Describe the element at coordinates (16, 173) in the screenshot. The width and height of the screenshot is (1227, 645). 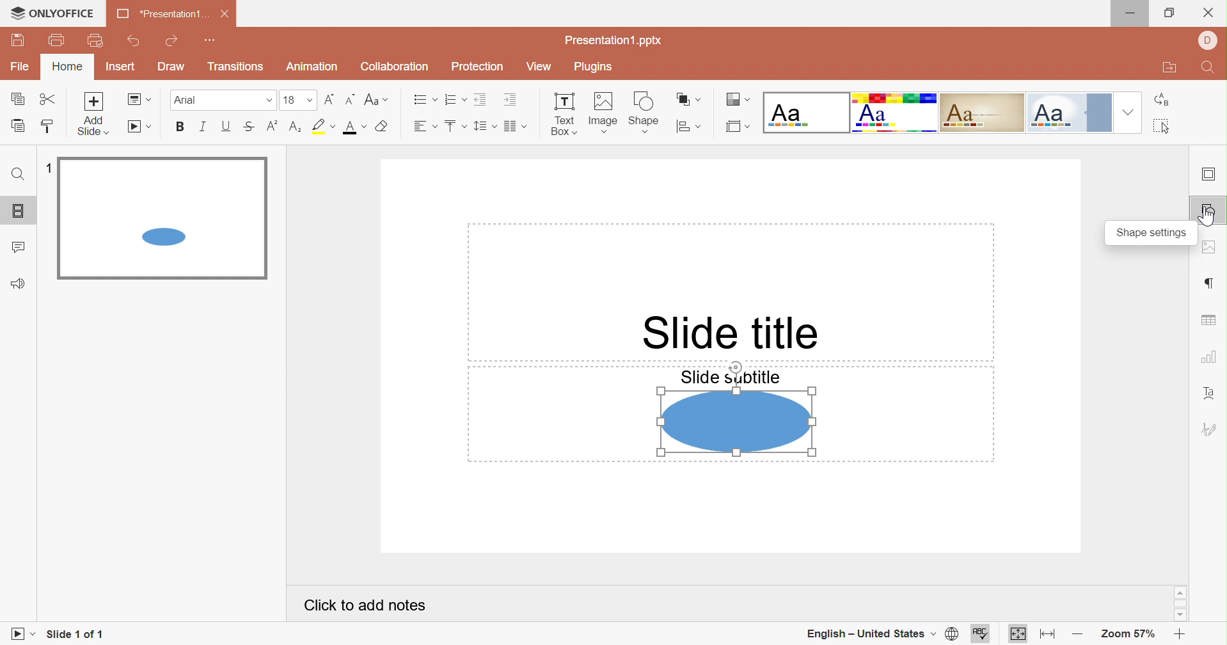
I see `Find` at that location.